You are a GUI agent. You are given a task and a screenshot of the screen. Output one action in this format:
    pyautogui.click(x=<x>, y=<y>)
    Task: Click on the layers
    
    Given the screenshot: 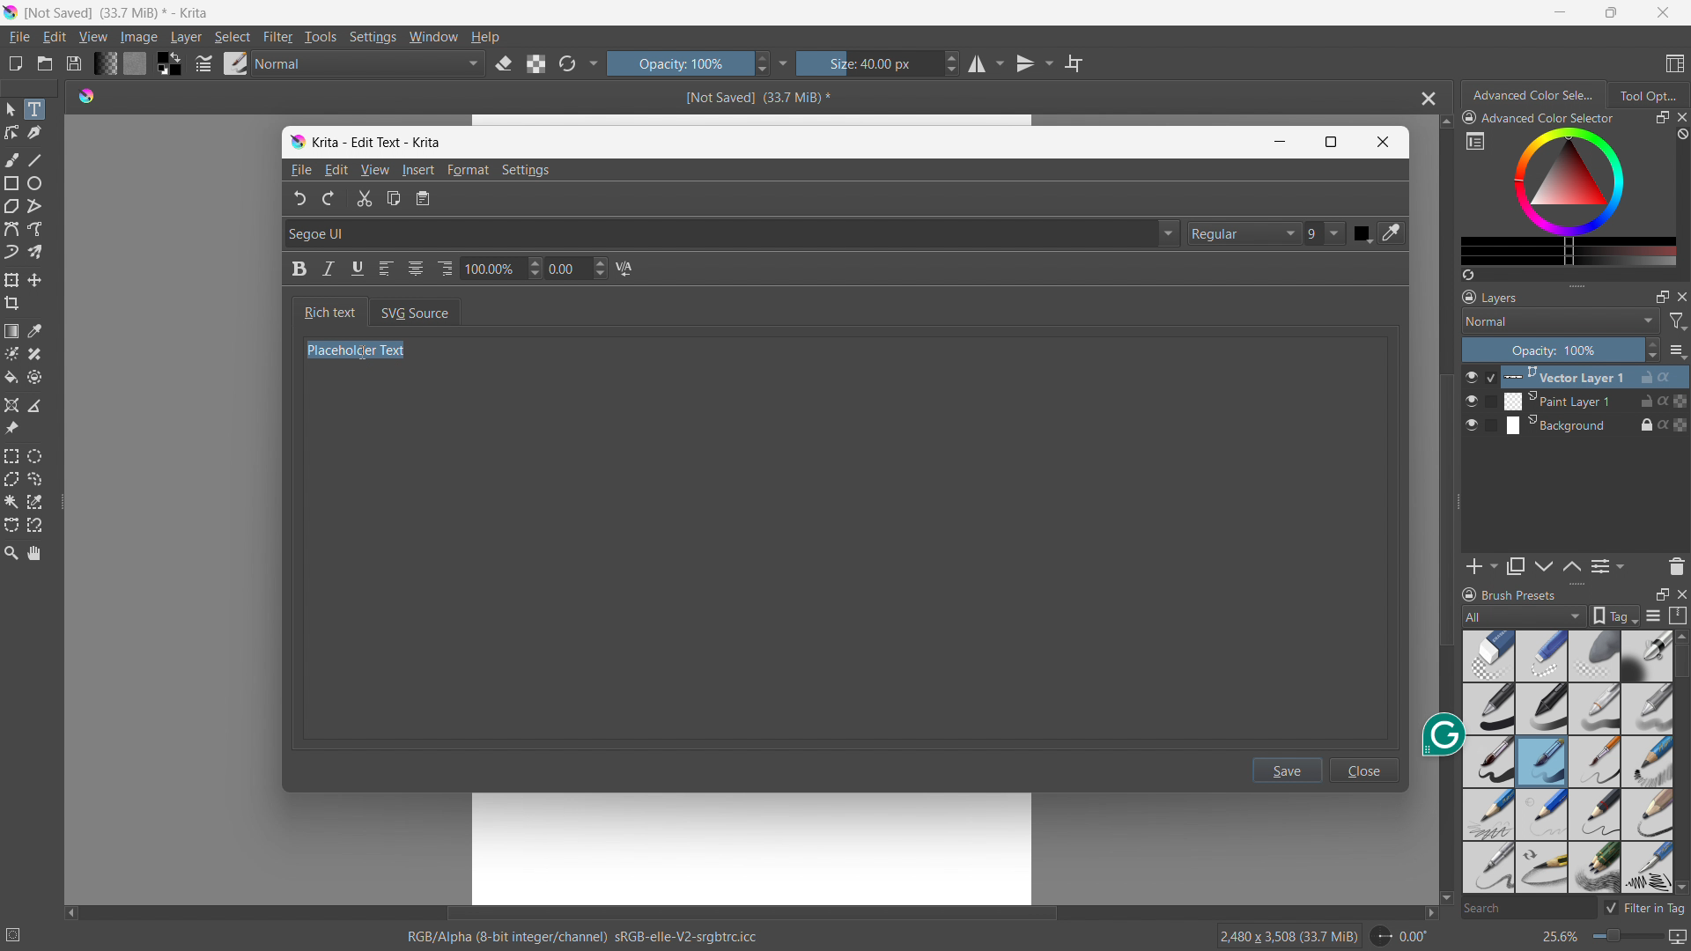 What is the action you would take?
    pyautogui.click(x=1490, y=296)
    